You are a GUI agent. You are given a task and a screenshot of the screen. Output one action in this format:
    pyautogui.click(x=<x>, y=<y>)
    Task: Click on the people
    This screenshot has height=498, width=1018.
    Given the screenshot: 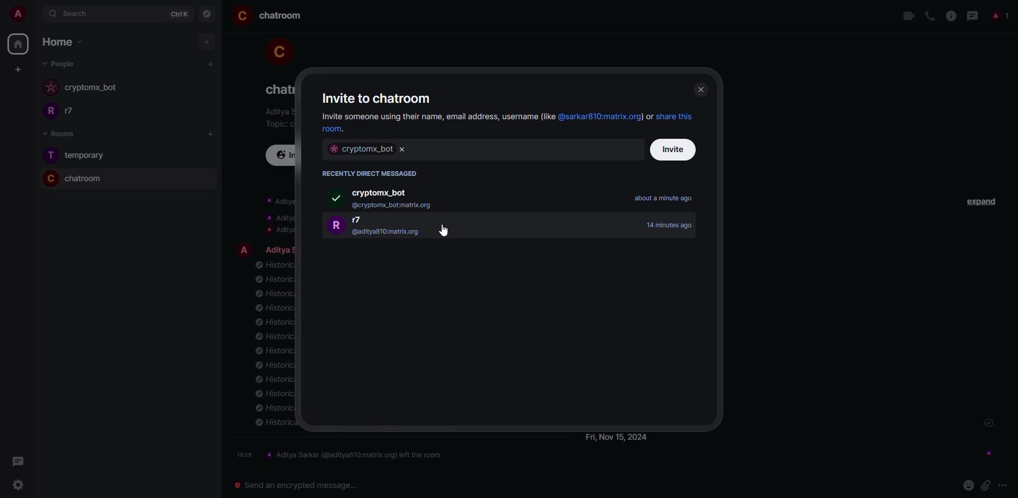 What is the action you would take?
    pyautogui.click(x=76, y=111)
    